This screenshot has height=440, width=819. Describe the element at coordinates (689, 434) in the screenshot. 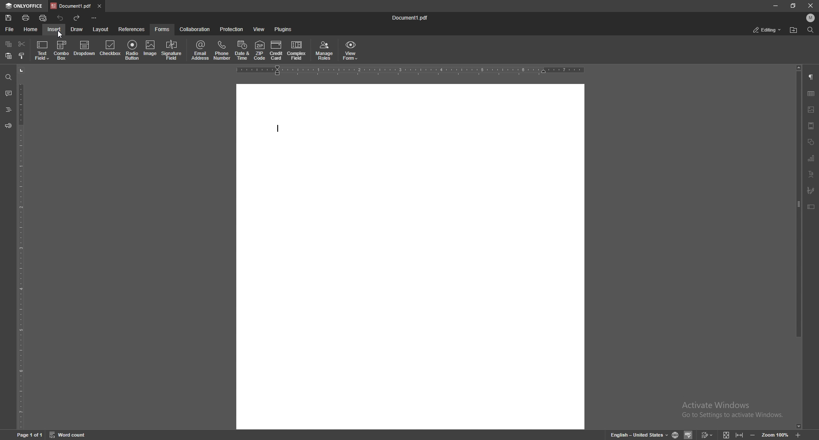

I see `spell check` at that location.